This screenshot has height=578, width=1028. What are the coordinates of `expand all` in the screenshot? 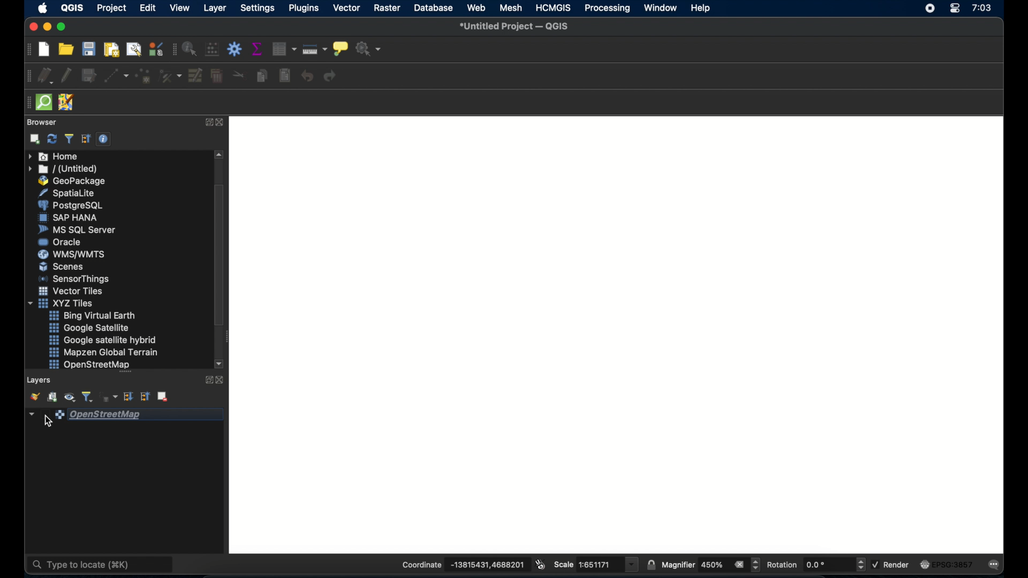 It's located at (128, 398).